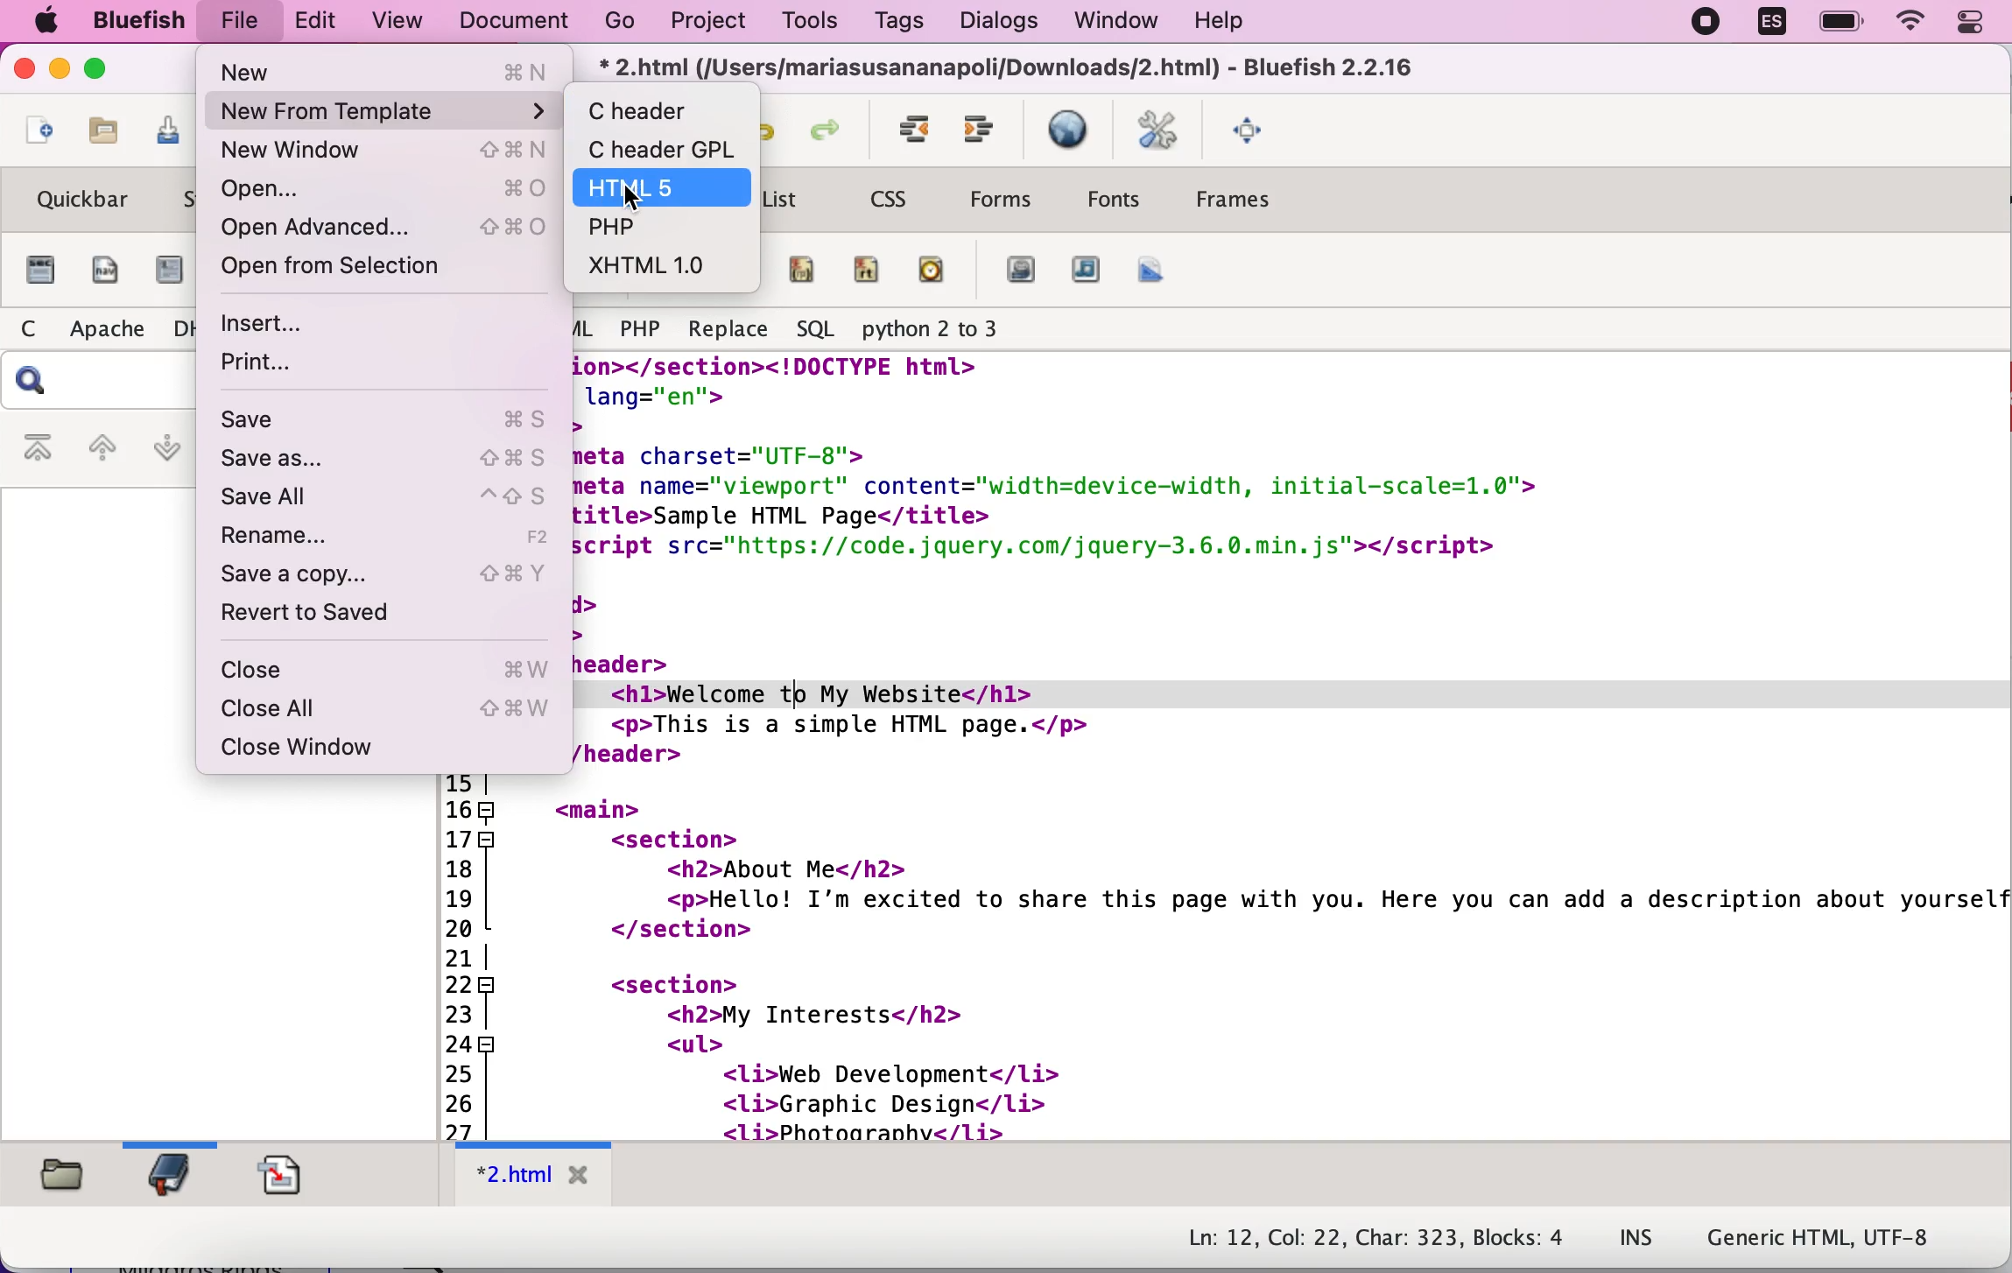  Describe the element at coordinates (375, 273) in the screenshot. I see `open from selection` at that location.